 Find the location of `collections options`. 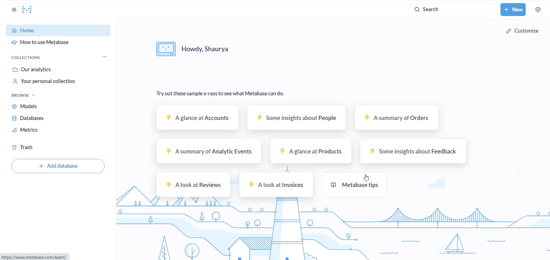

collections options is located at coordinates (105, 56).